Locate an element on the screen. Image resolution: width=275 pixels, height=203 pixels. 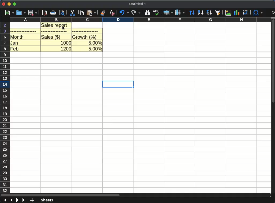
growth (%) is located at coordinates (85, 37).